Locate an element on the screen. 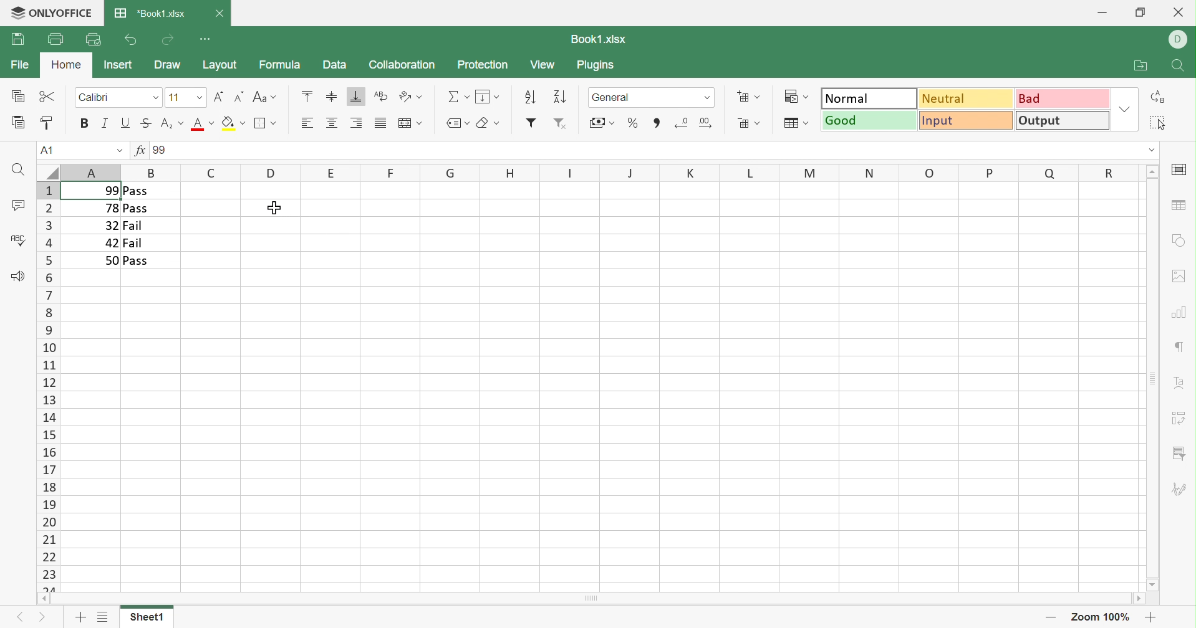 The image size is (1196, 628). Wrap text is located at coordinates (380, 97).